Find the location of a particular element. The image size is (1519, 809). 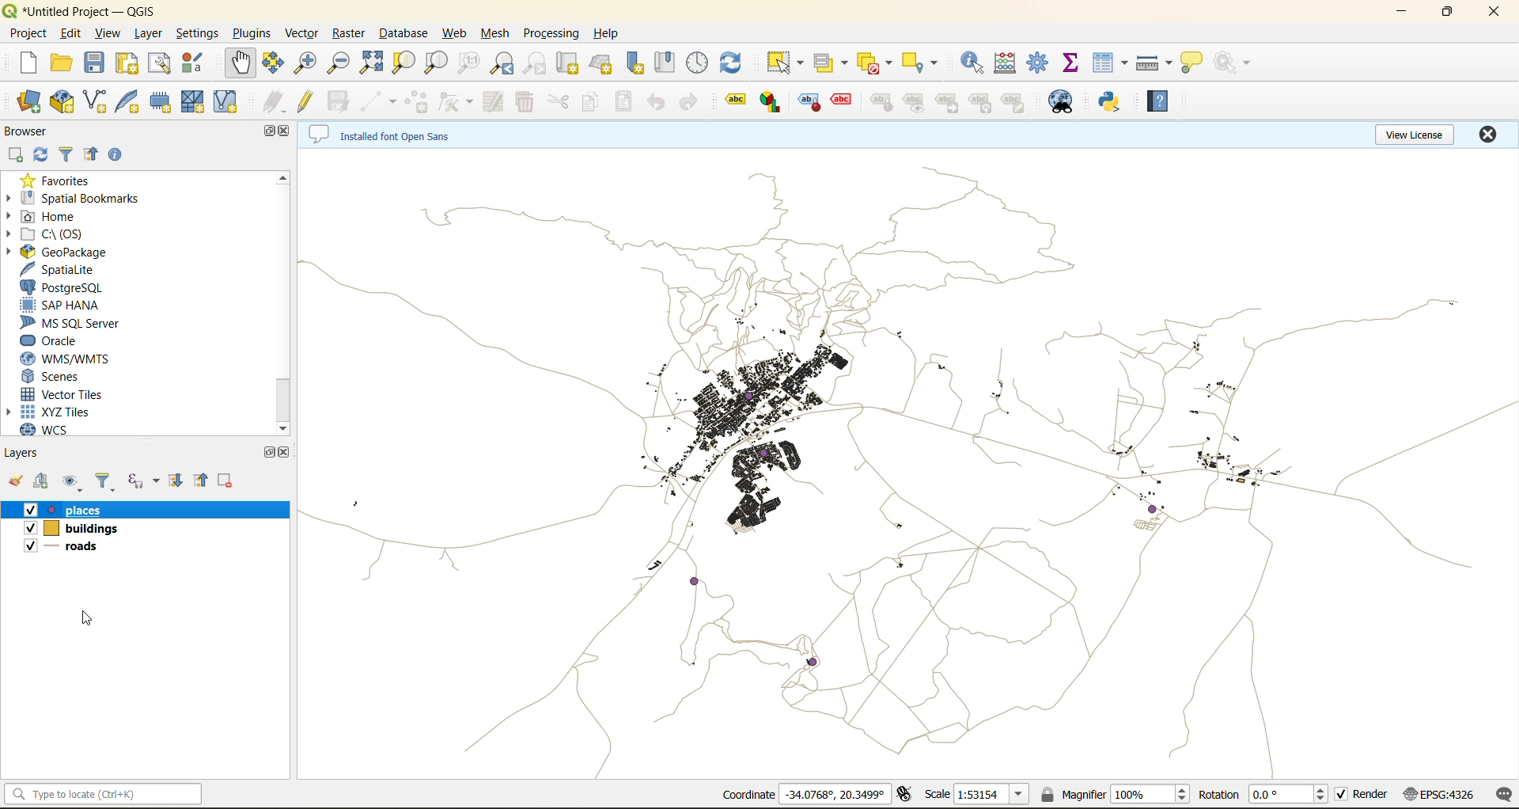

vector tiles is located at coordinates (66, 393).